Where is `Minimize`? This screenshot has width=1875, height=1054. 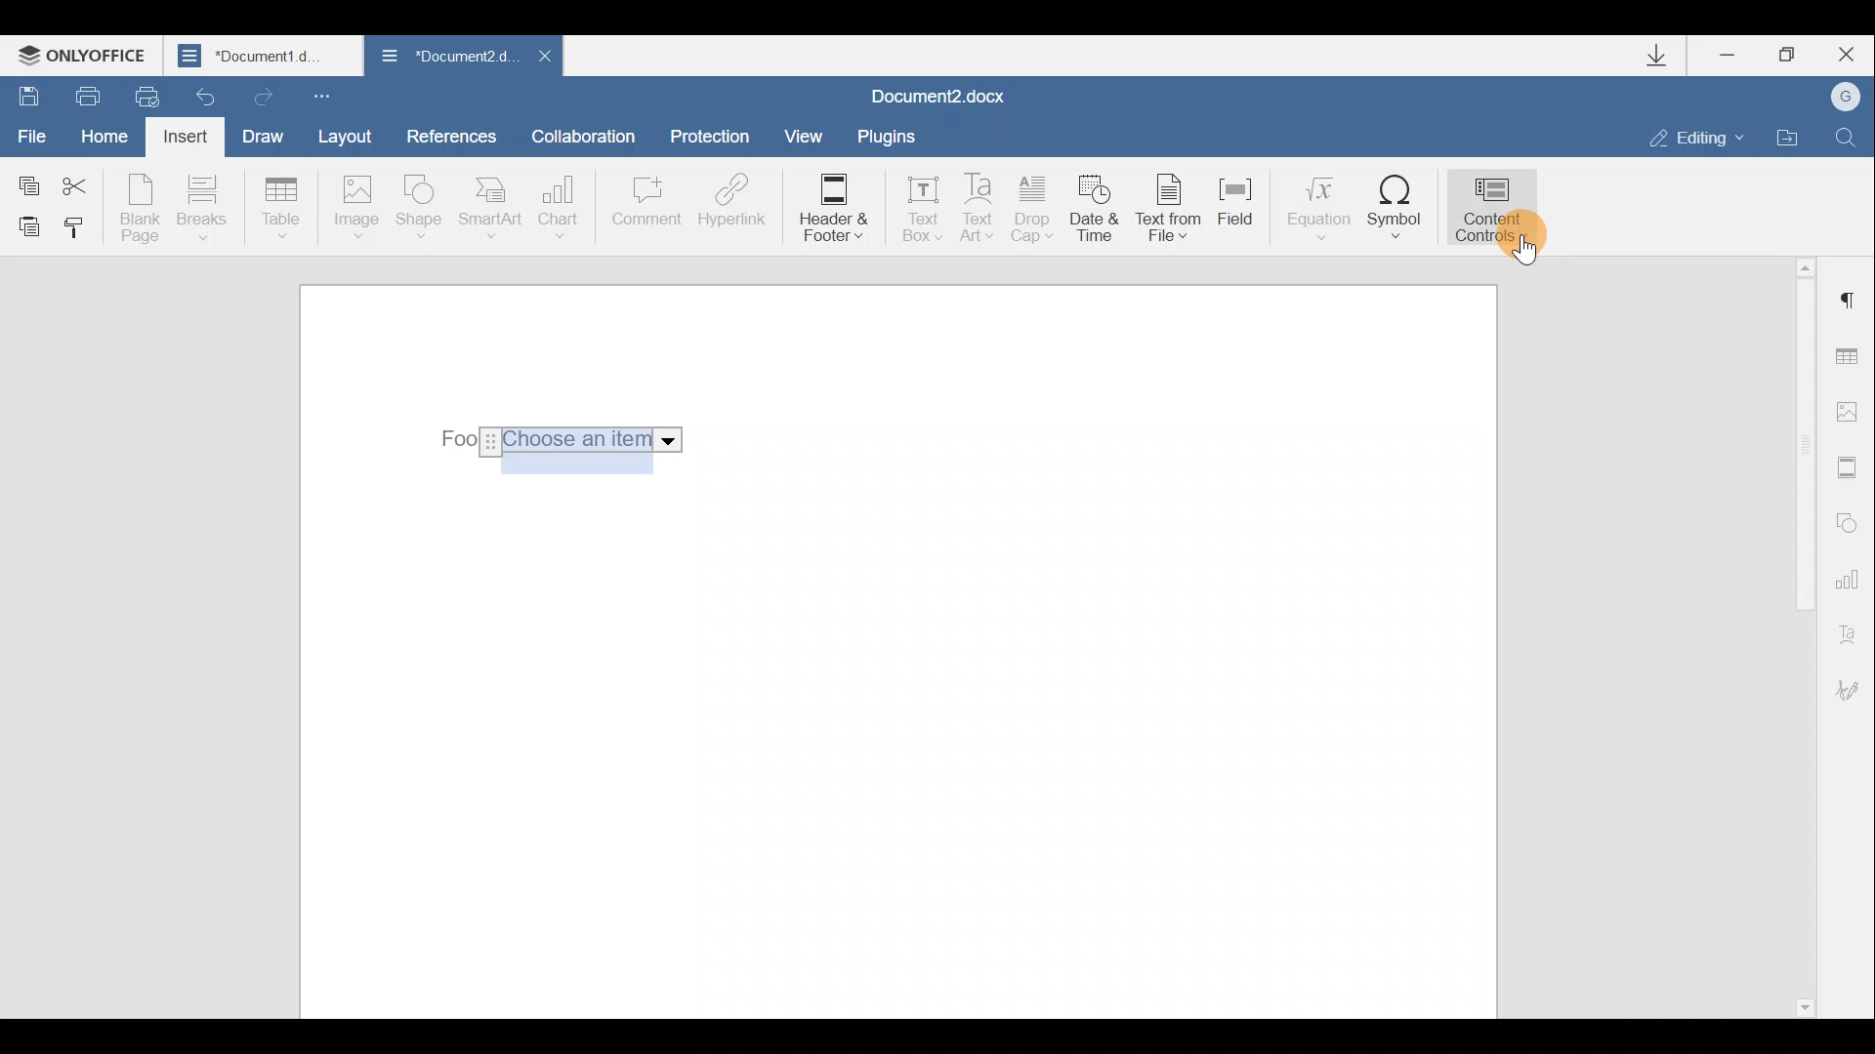
Minimize is located at coordinates (1736, 58).